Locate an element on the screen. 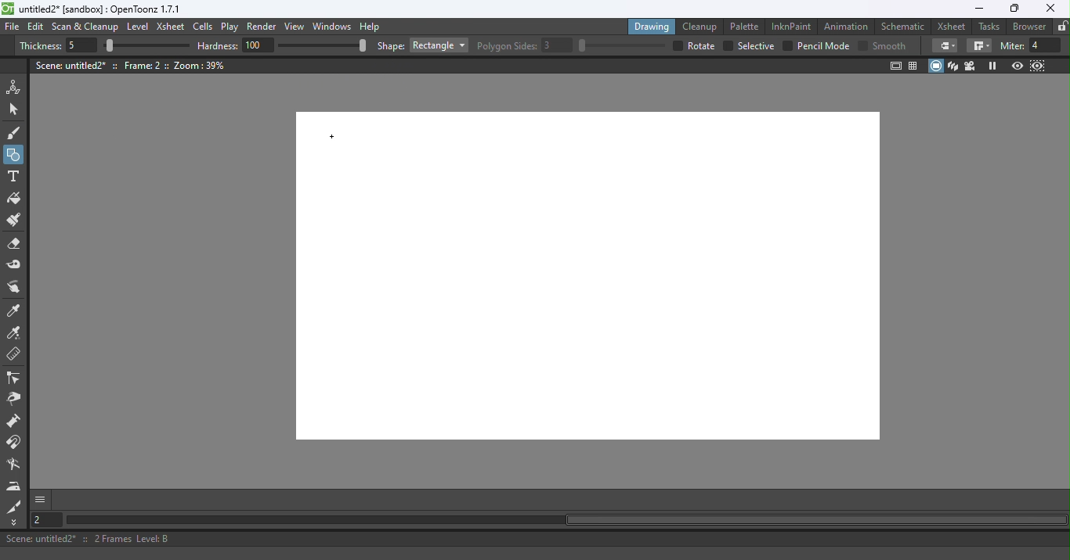 This screenshot has height=560, width=1070. Freeze is located at coordinates (992, 66).